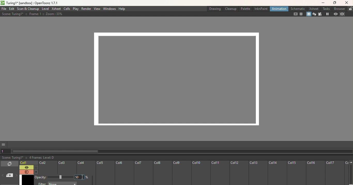 The height and width of the screenshot is (185, 353). I want to click on Next memo, so click(16, 176).